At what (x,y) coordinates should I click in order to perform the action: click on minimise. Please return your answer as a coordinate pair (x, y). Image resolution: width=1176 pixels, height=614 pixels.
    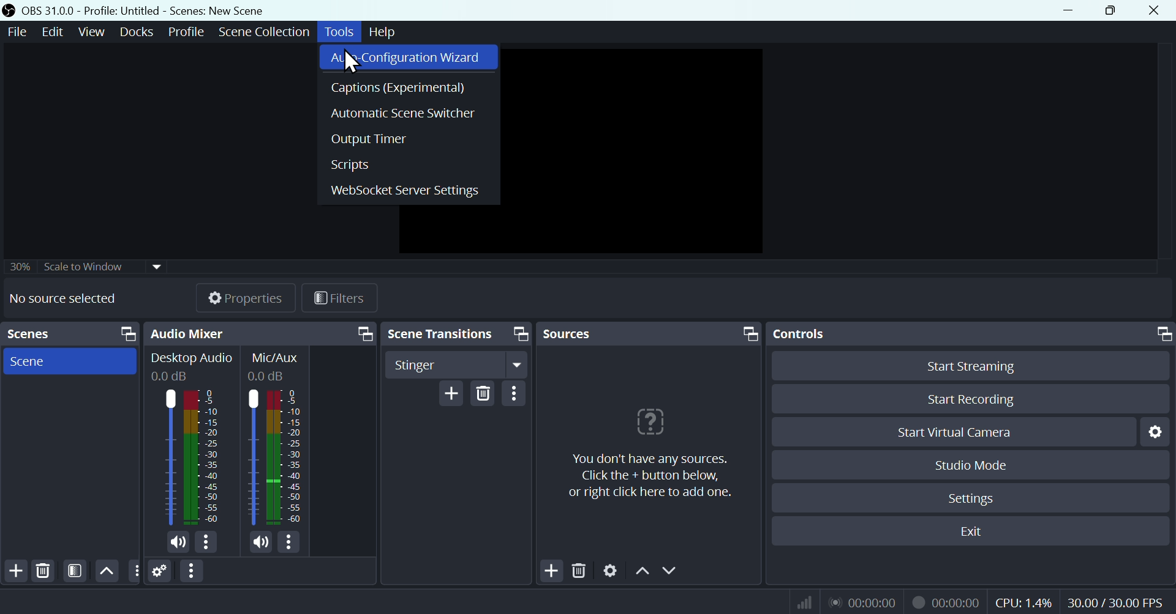
    Looking at the image, I should click on (1065, 10).